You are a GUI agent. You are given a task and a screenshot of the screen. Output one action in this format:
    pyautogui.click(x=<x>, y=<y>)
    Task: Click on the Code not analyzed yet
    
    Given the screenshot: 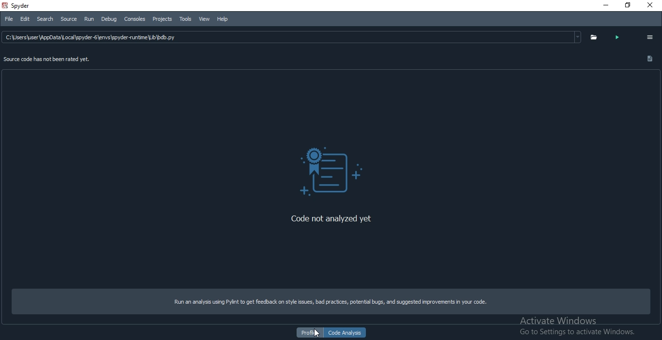 What is the action you would take?
    pyautogui.click(x=328, y=216)
    